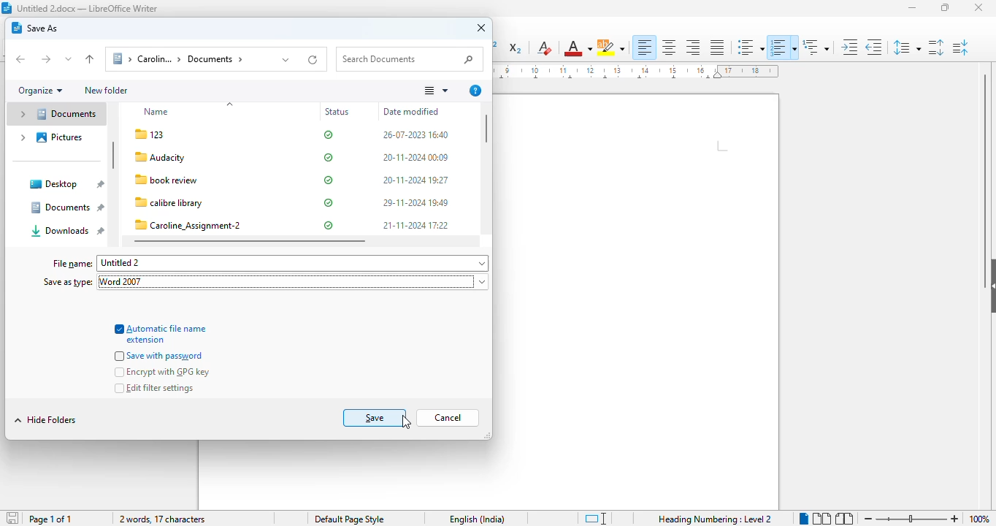  Describe the element at coordinates (749, 47) in the screenshot. I see `toggle unordered list` at that location.